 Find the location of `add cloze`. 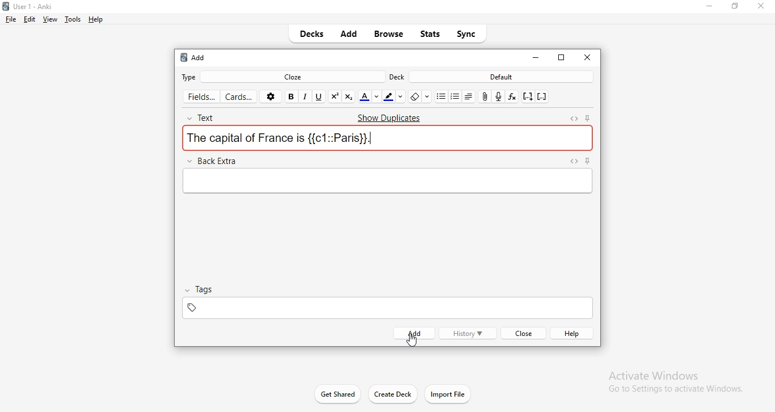

add cloze is located at coordinates (527, 98).